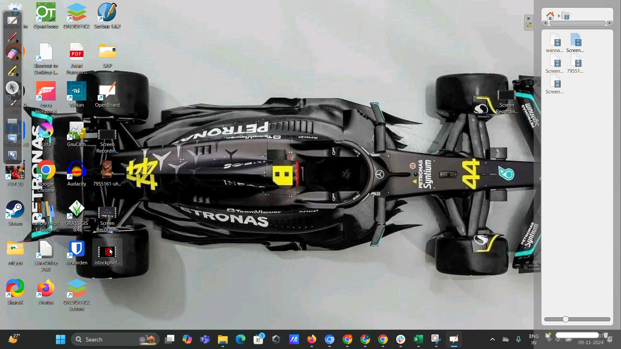 The height and width of the screenshot is (349, 621). Describe the element at coordinates (12, 138) in the screenshot. I see `capture part of screen` at that location.